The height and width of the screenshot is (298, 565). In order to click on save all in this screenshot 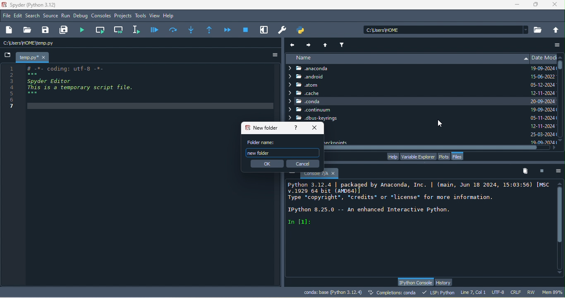, I will do `click(65, 30)`.